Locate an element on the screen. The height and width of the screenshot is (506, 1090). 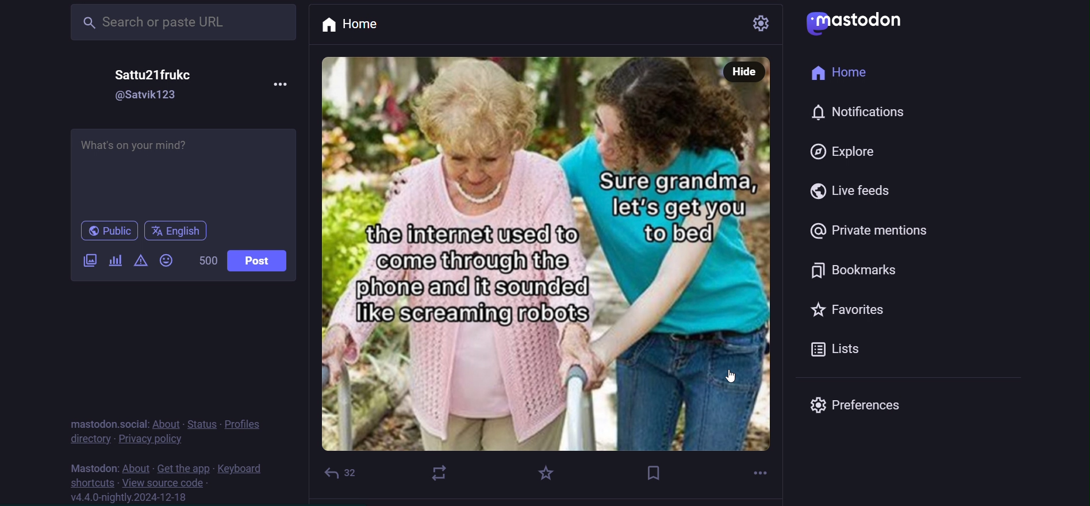
shortcut is located at coordinates (89, 482).